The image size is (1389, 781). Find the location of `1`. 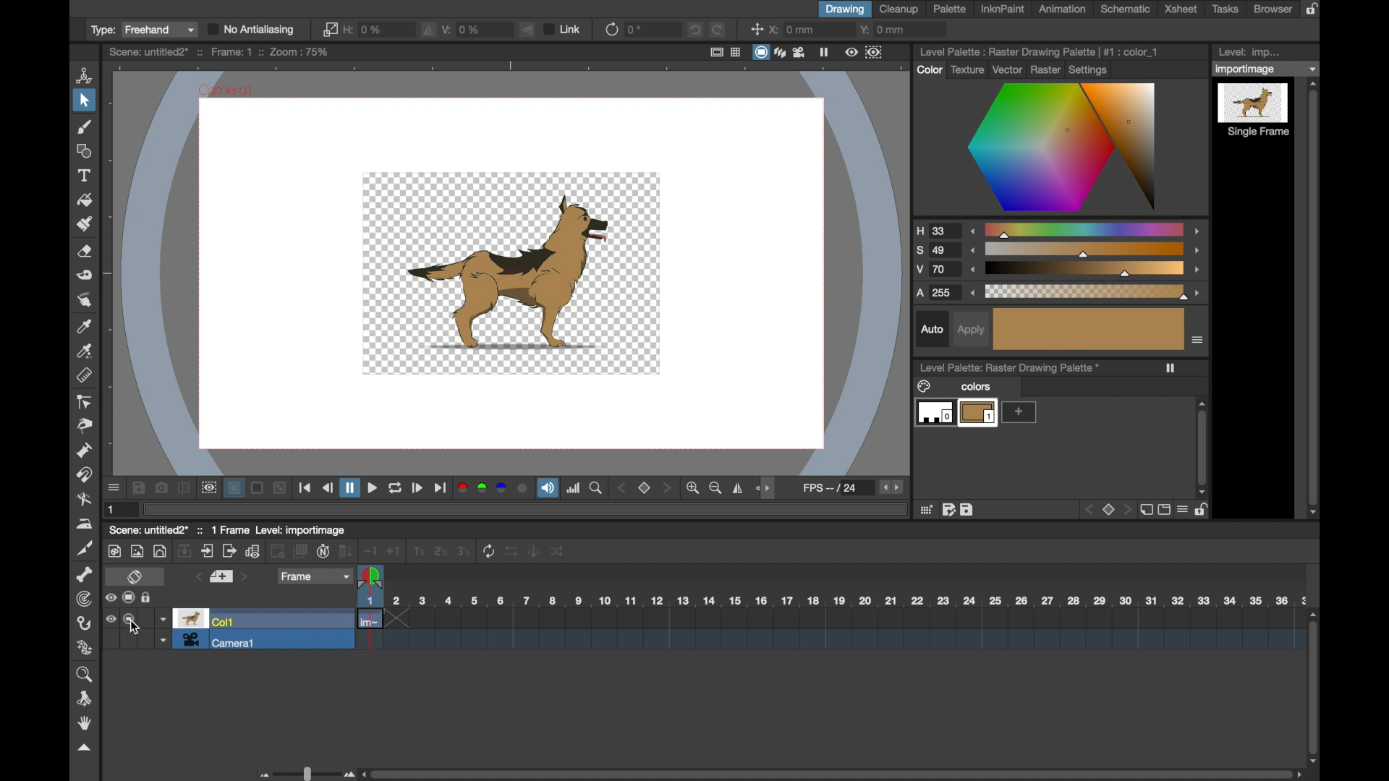

1 is located at coordinates (111, 510).